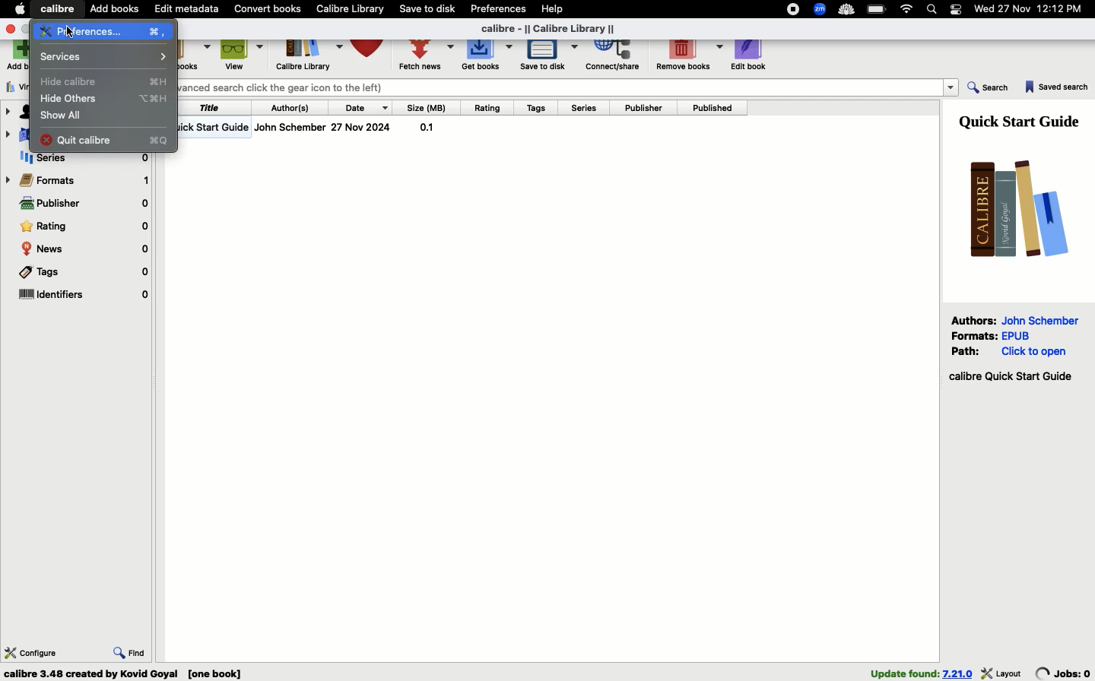 Image resolution: width=1095 pixels, height=681 pixels. Describe the element at coordinates (551, 56) in the screenshot. I see `Save to disk` at that location.